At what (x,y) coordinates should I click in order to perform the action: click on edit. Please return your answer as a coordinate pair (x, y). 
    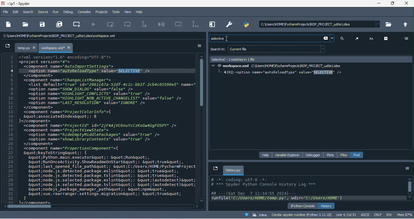
    Looking at the image, I should click on (16, 12).